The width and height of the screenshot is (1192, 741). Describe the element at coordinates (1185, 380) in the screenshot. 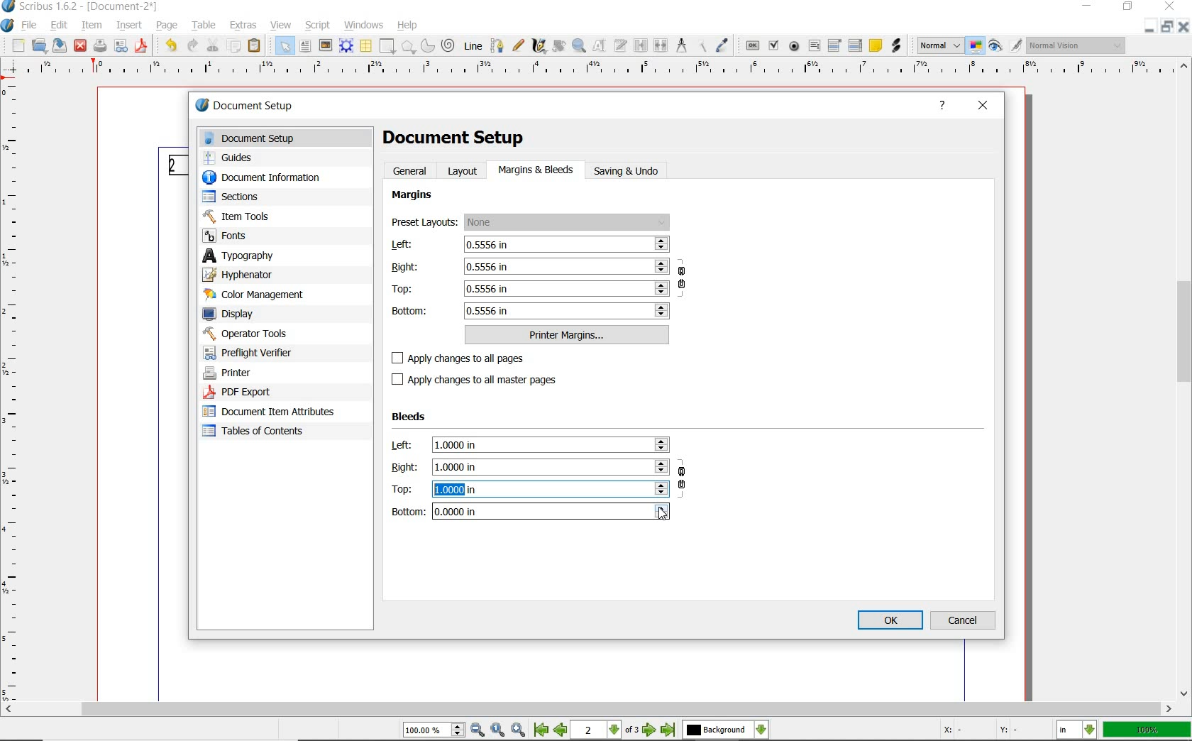

I see `scrollbar` at that location.